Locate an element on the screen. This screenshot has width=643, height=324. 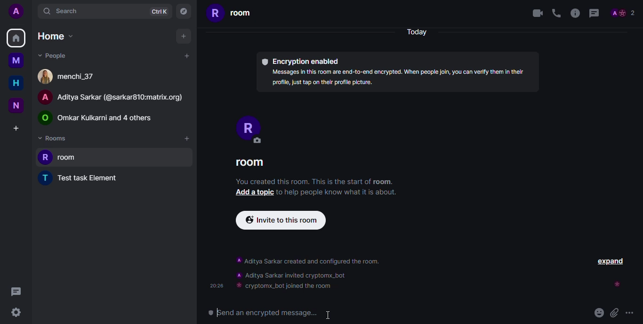
threads is located at coordinates (598, 13).